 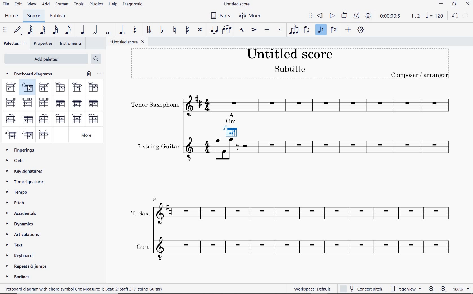 What do you see at coordinates (68, 30) in the screenshot?
I see `EIGHTH NOTE` at bounding box center [68, 30].